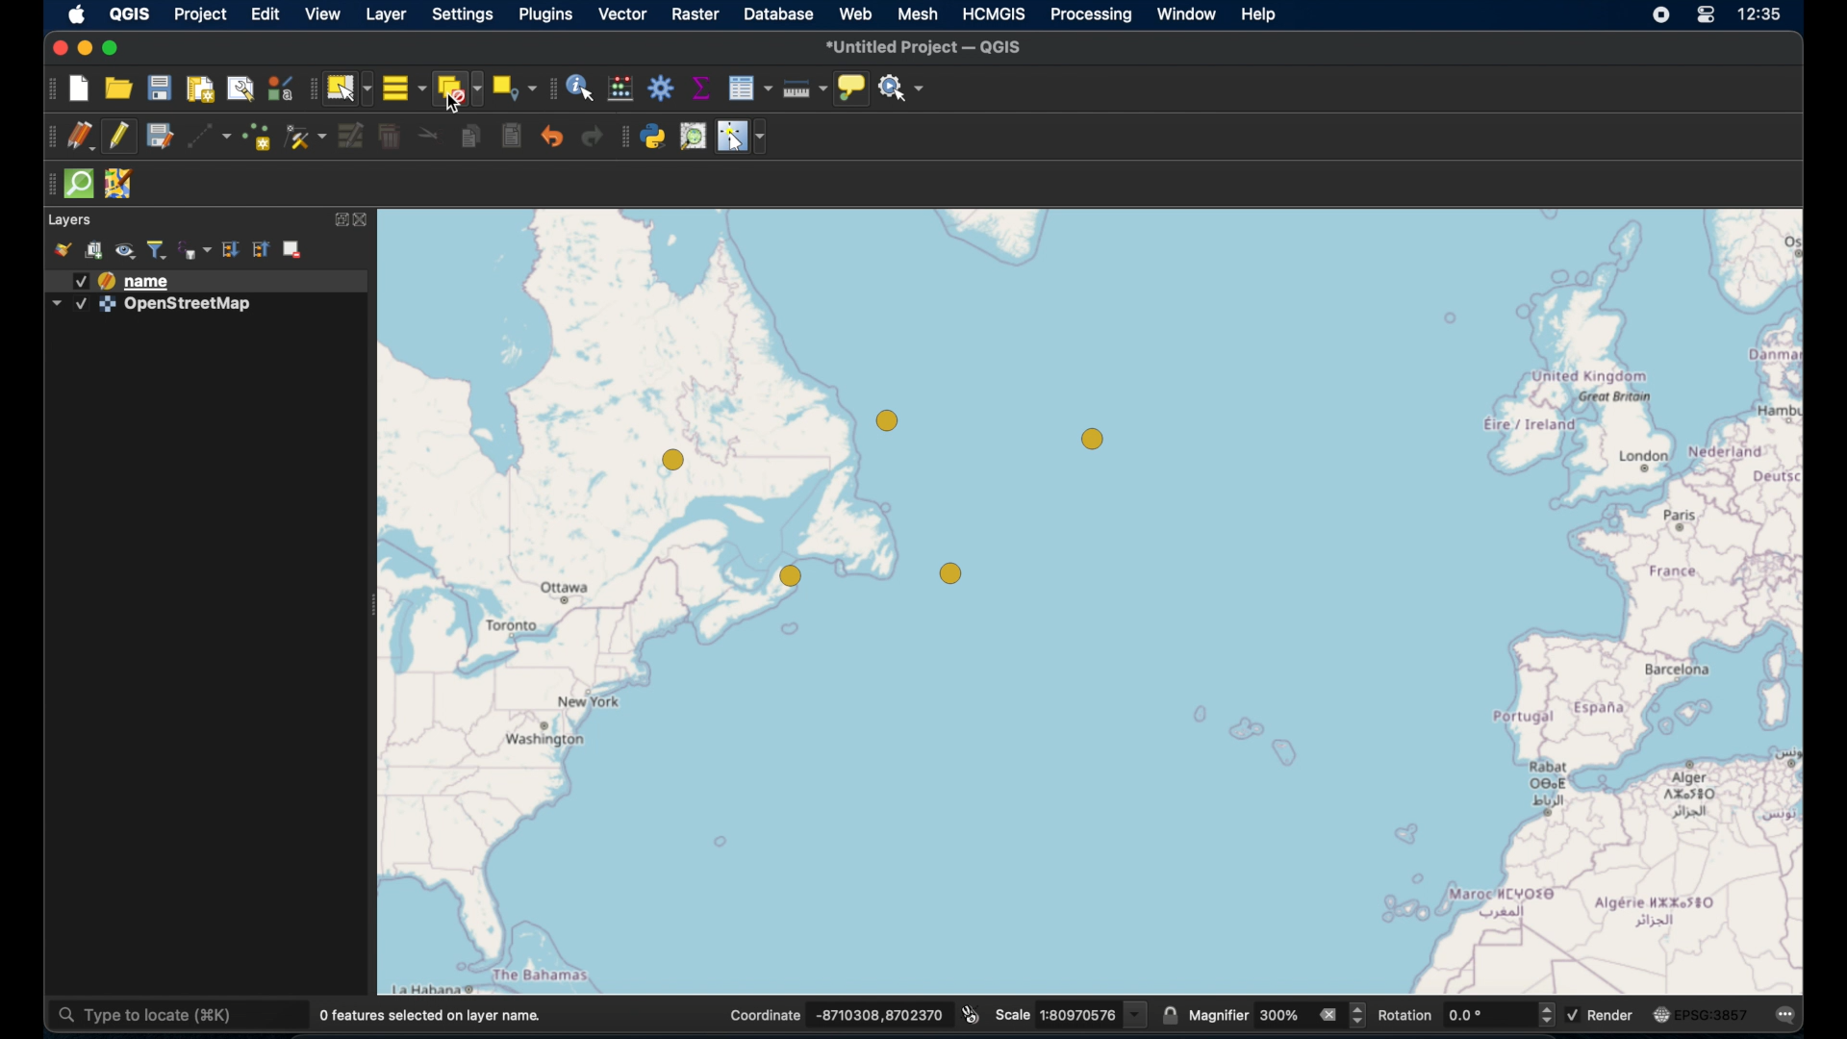 The width and height of the screenshot is (1847, 1039). Describe the element at coordinates (1713, 1014) in the screenshot. I see `EPSG:3857` at that location.